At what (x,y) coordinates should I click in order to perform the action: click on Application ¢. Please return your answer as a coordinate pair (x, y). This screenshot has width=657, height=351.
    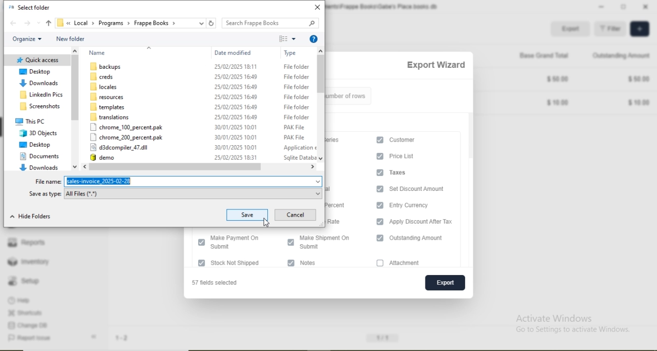
    Looking at the image, I should click on (299, 148).